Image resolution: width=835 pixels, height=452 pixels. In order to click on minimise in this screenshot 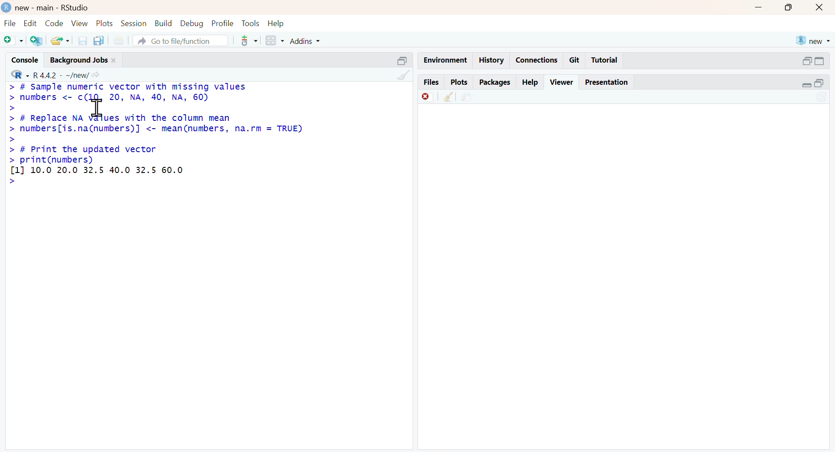, I will do `click(759, 7)`.